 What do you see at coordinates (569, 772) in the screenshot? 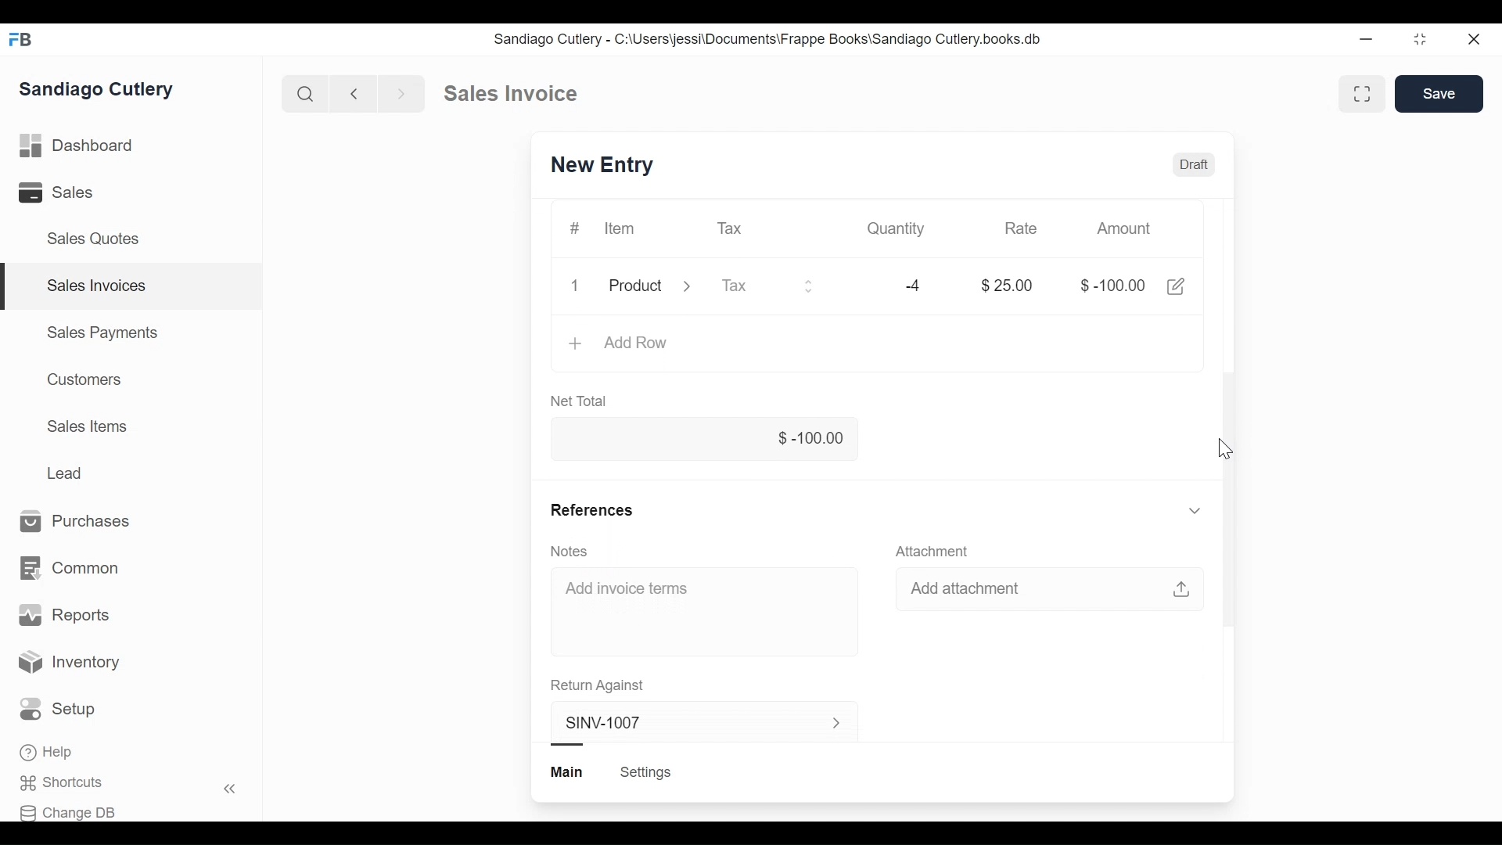
I see `Main` at bounding box center [569, 772].